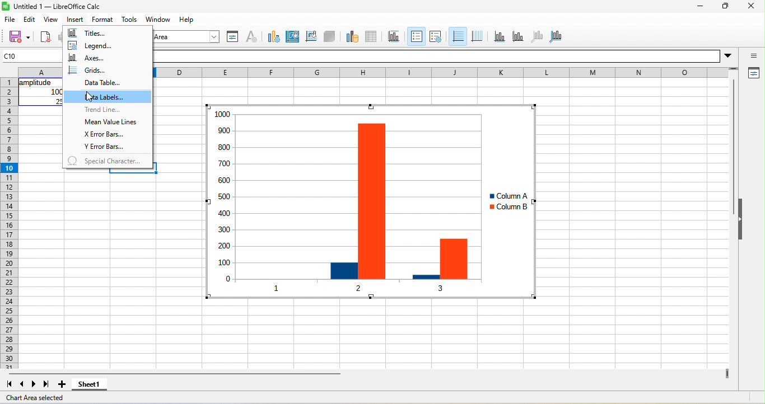 This screenshot has width=765, height=404. Describe the element at coordinates (251, 36) in the screenshot. I see `character` at that location.